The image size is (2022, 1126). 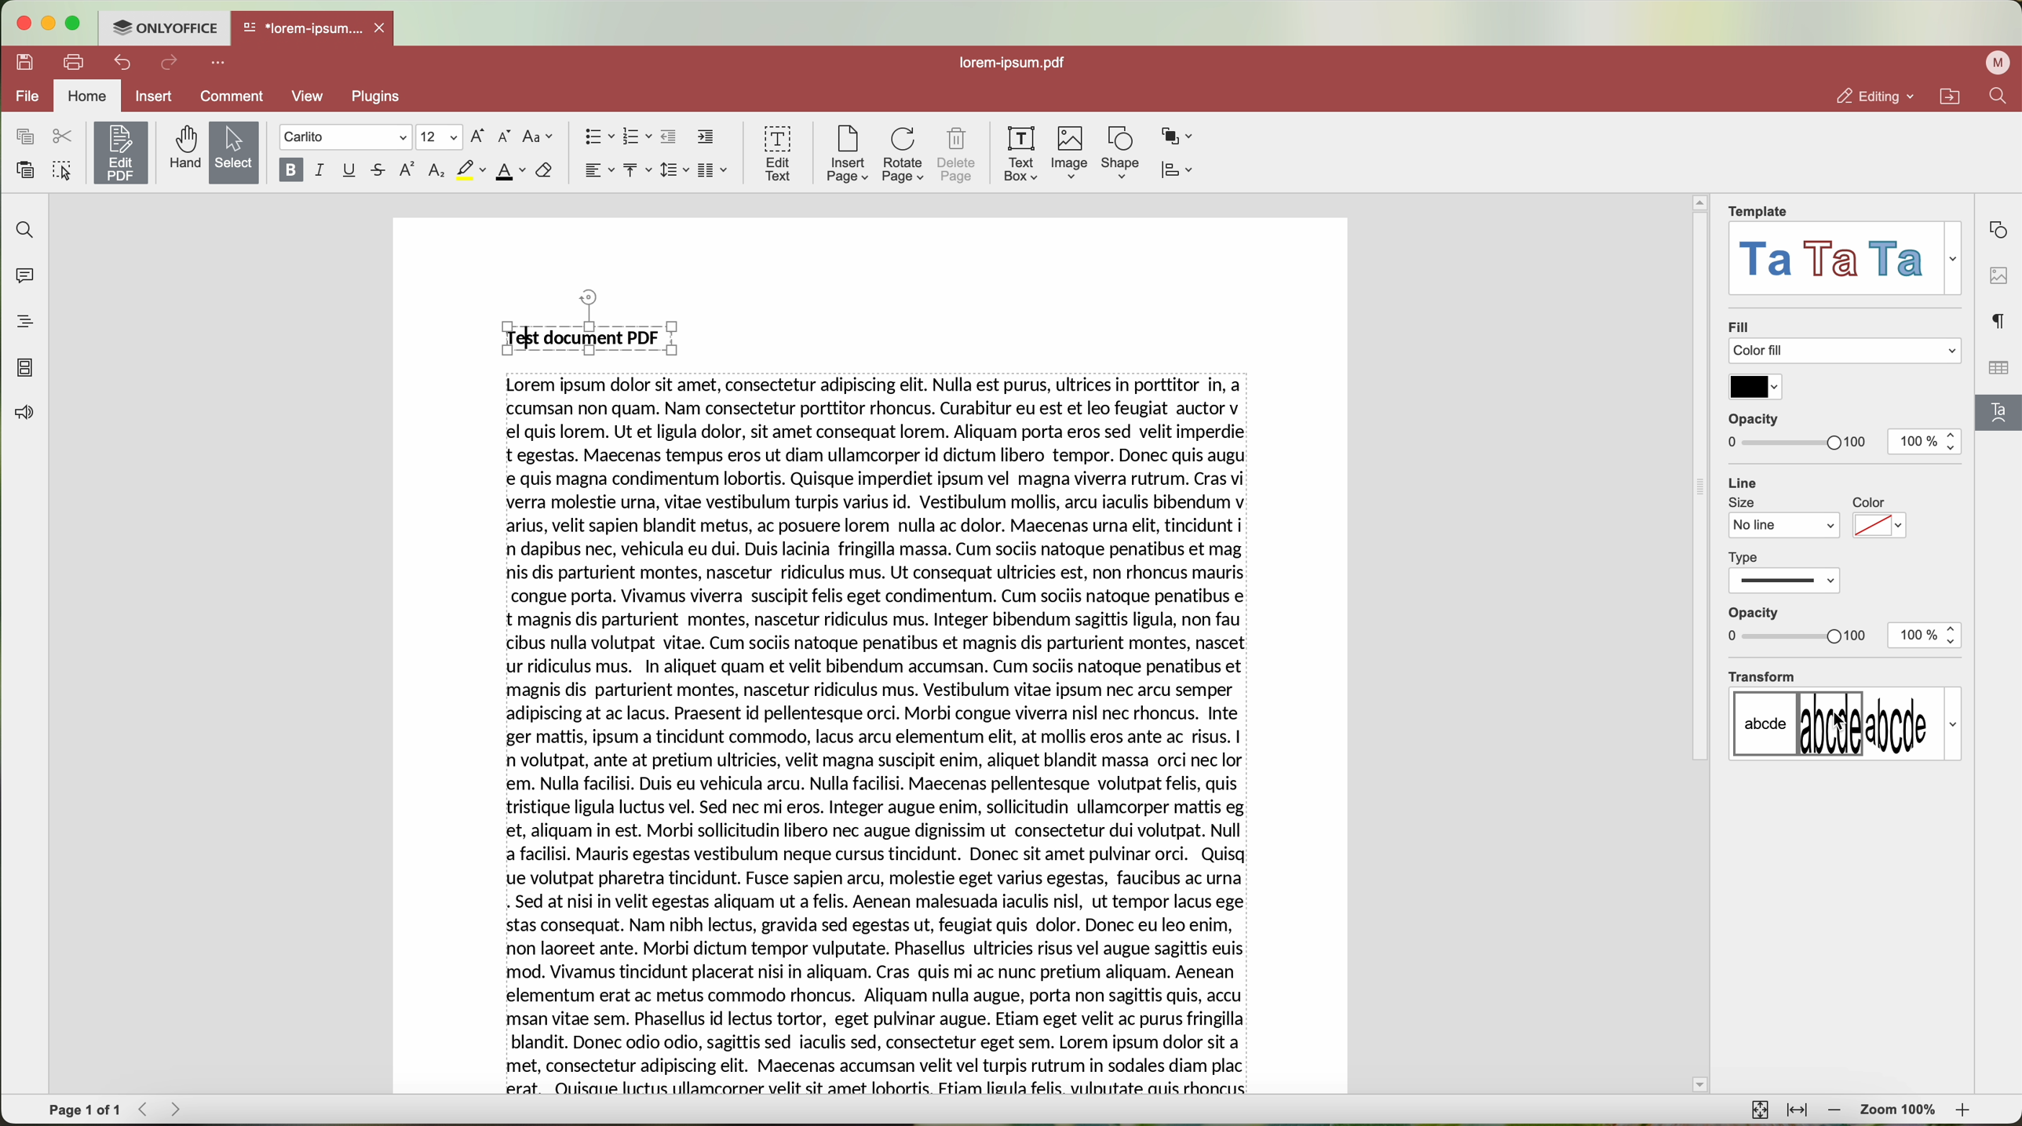 What do you see at coordinates (1998, 275) in the screenshot?
I see `image settings` at bounding box center [1998, 275].